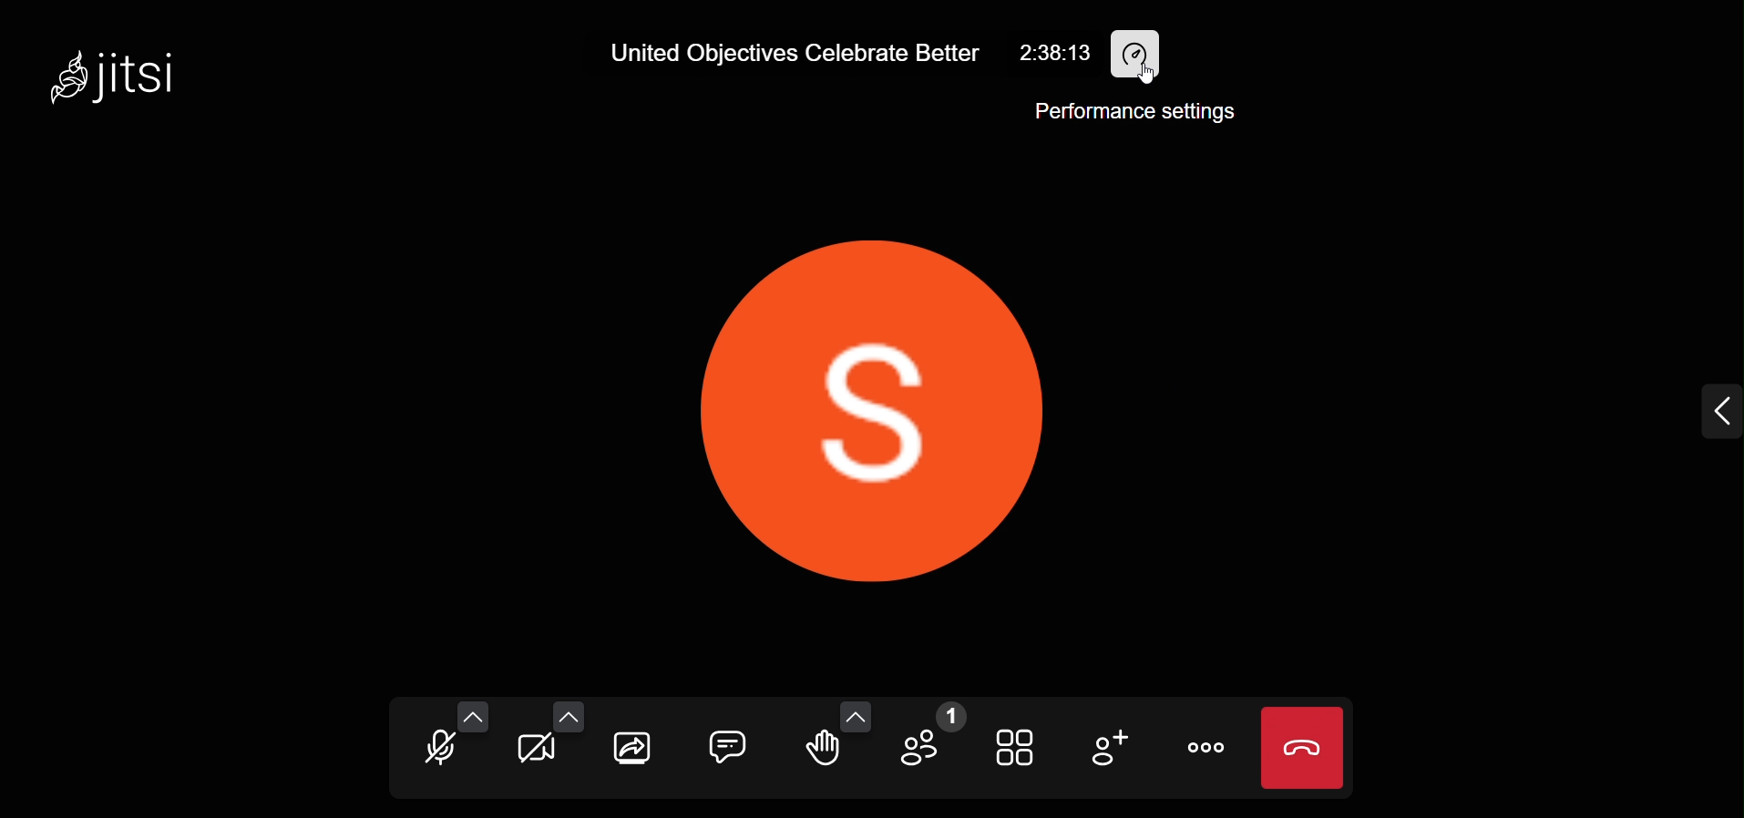 The width and height of the screenshot is (1744, 818). What do you see at coordinates (727, 748) in the screenshot?
I see `chat` at bounding box center [727, 748].